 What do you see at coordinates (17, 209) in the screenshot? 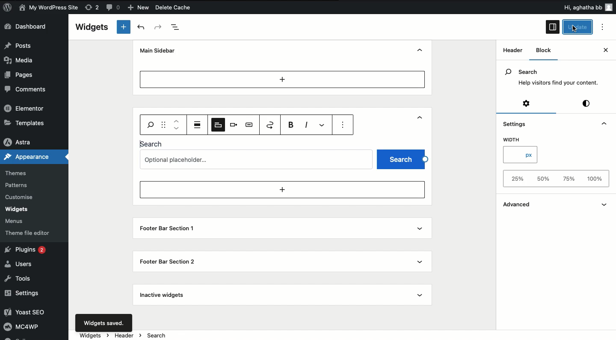
I see `Widgets` at bounding box center [17, 209].